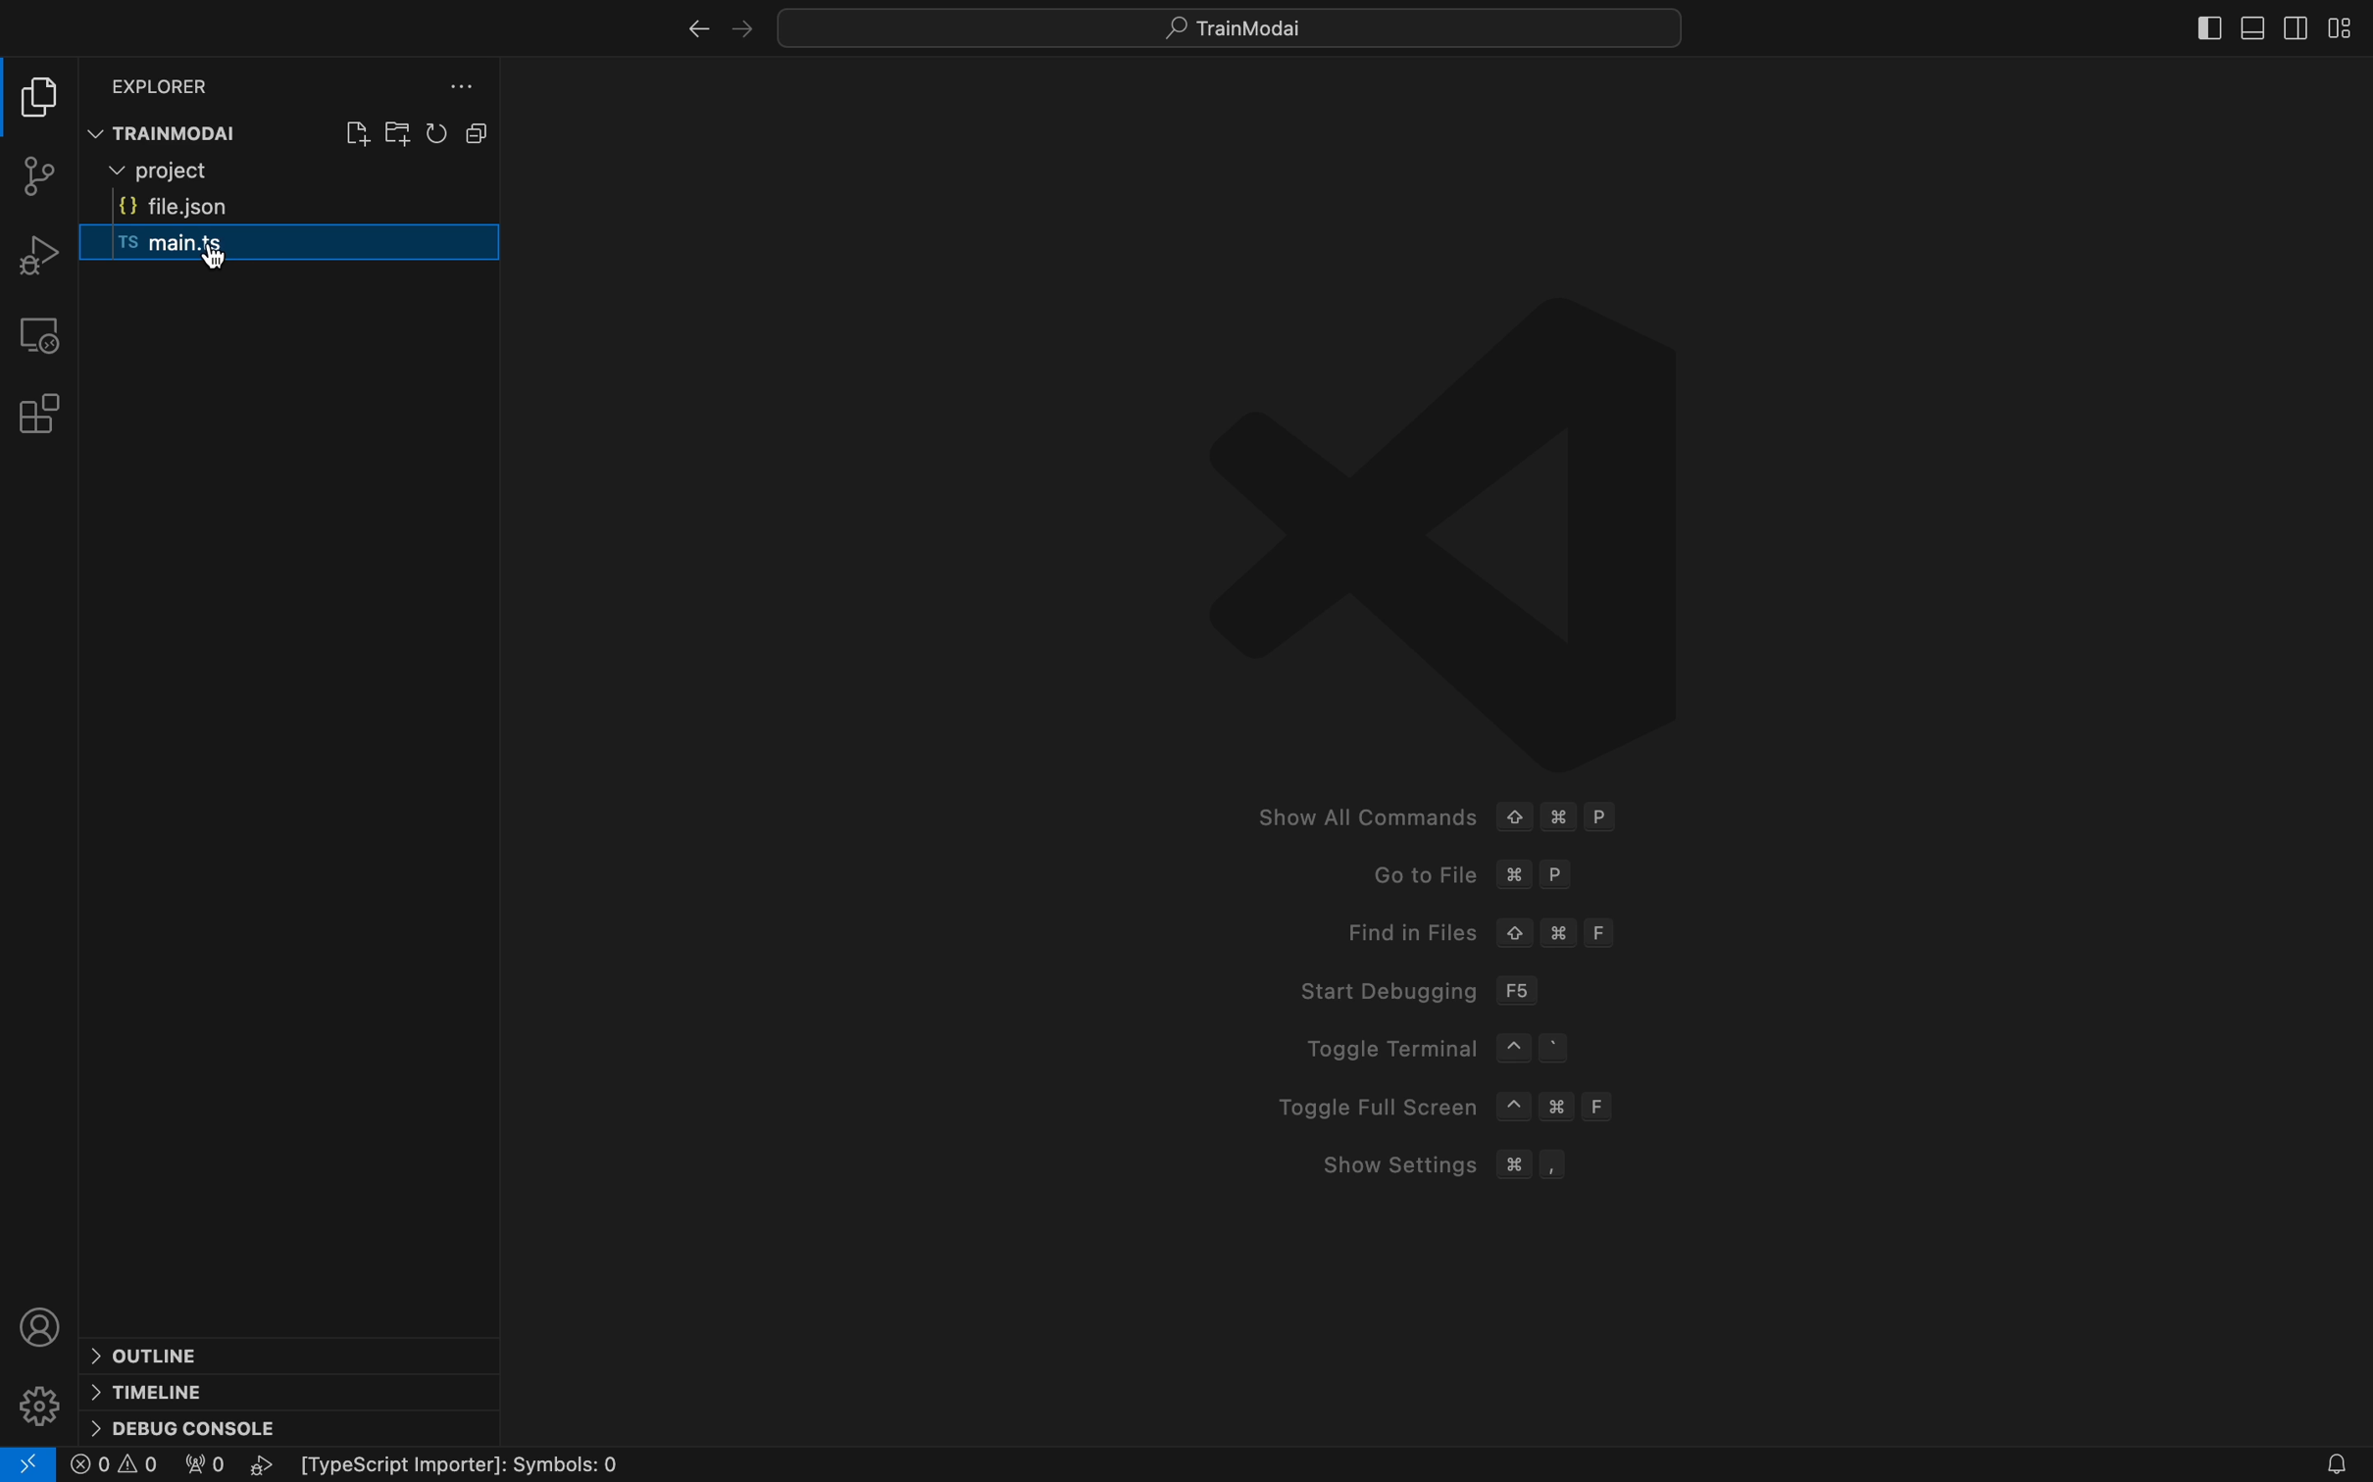 The width and height of the screenshot is (2373, 1482). What do you see at coordinates (149, 84) in the screenshot?
I see `explorer` at bounding box center [149, 84].